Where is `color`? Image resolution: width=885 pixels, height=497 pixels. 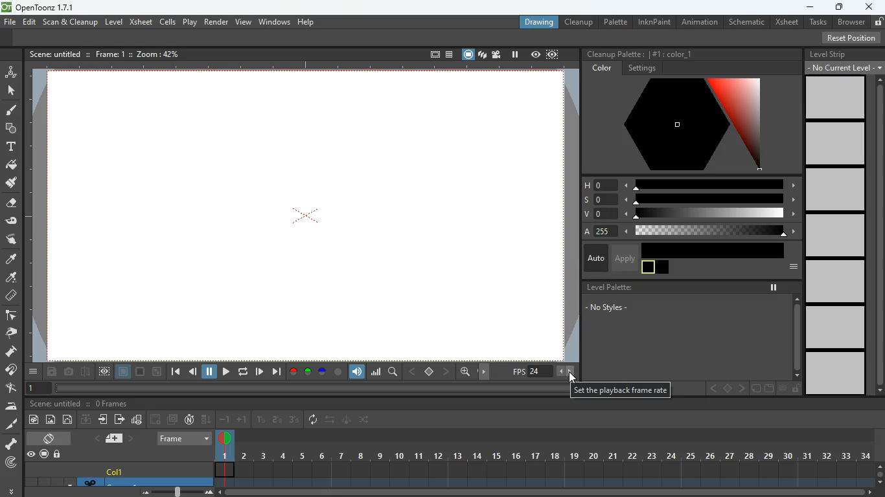 color is located at coordinates (338, 372).